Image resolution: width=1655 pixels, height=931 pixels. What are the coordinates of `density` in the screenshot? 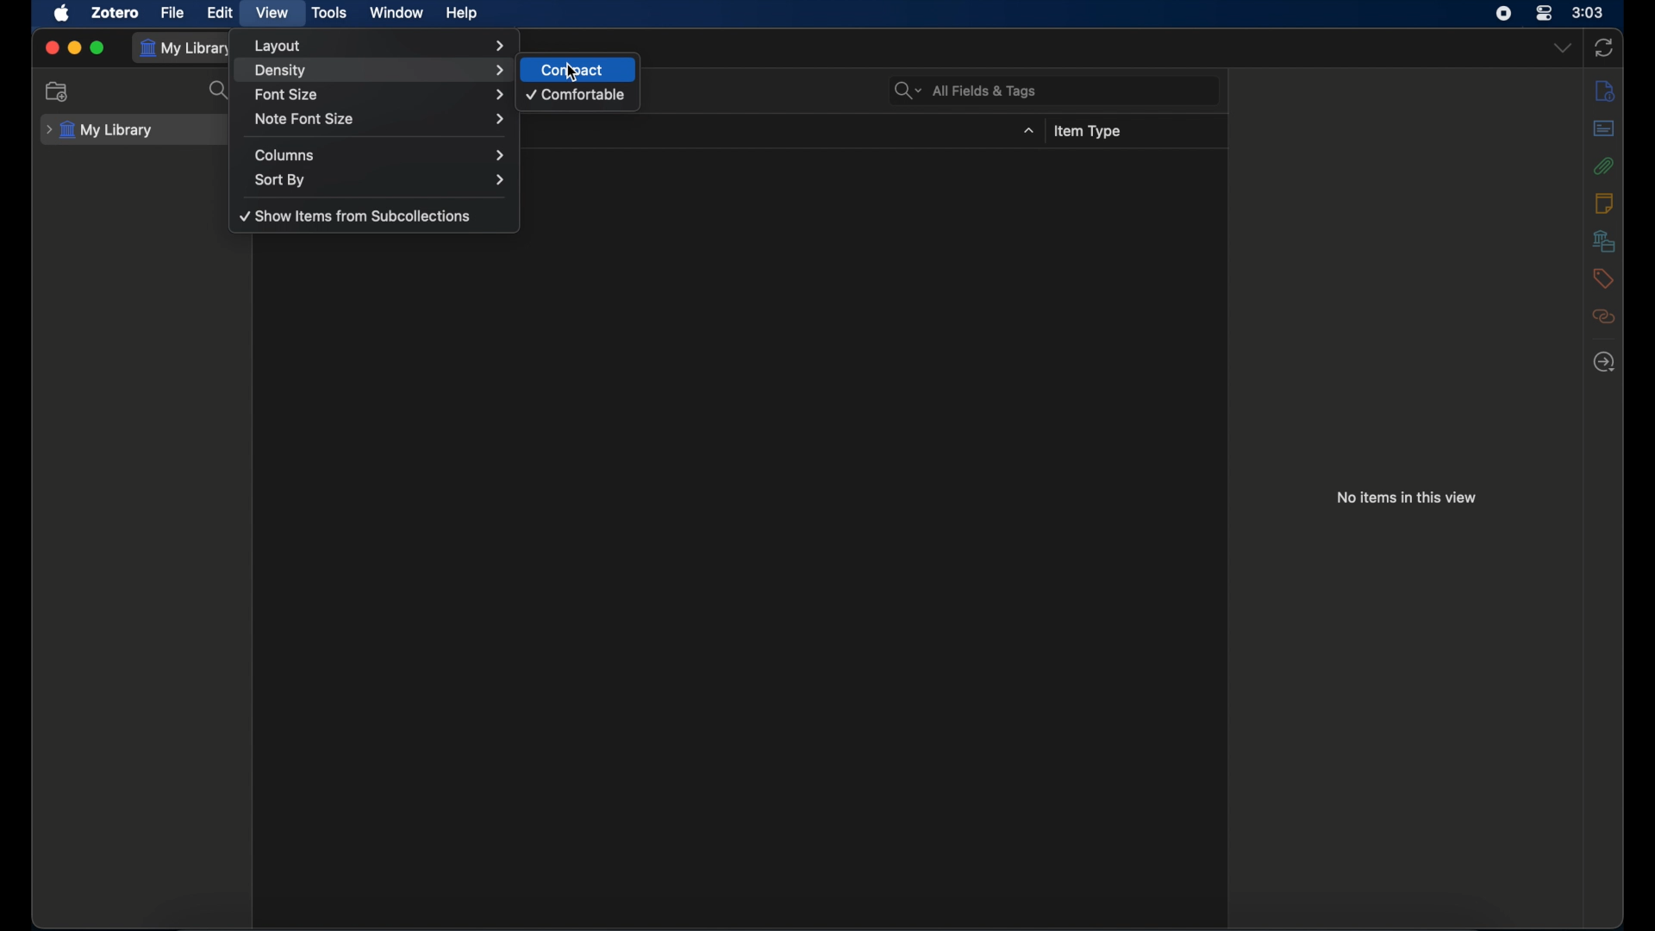 It's located at (378, 70).